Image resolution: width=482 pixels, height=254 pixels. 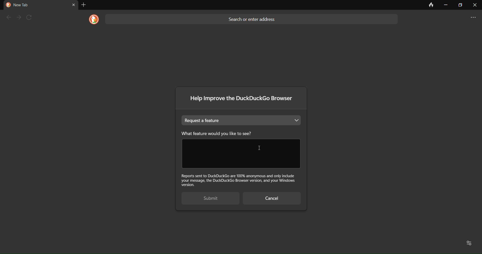 I want to click on Favorites and recent activity, so click(x=470, y=242).